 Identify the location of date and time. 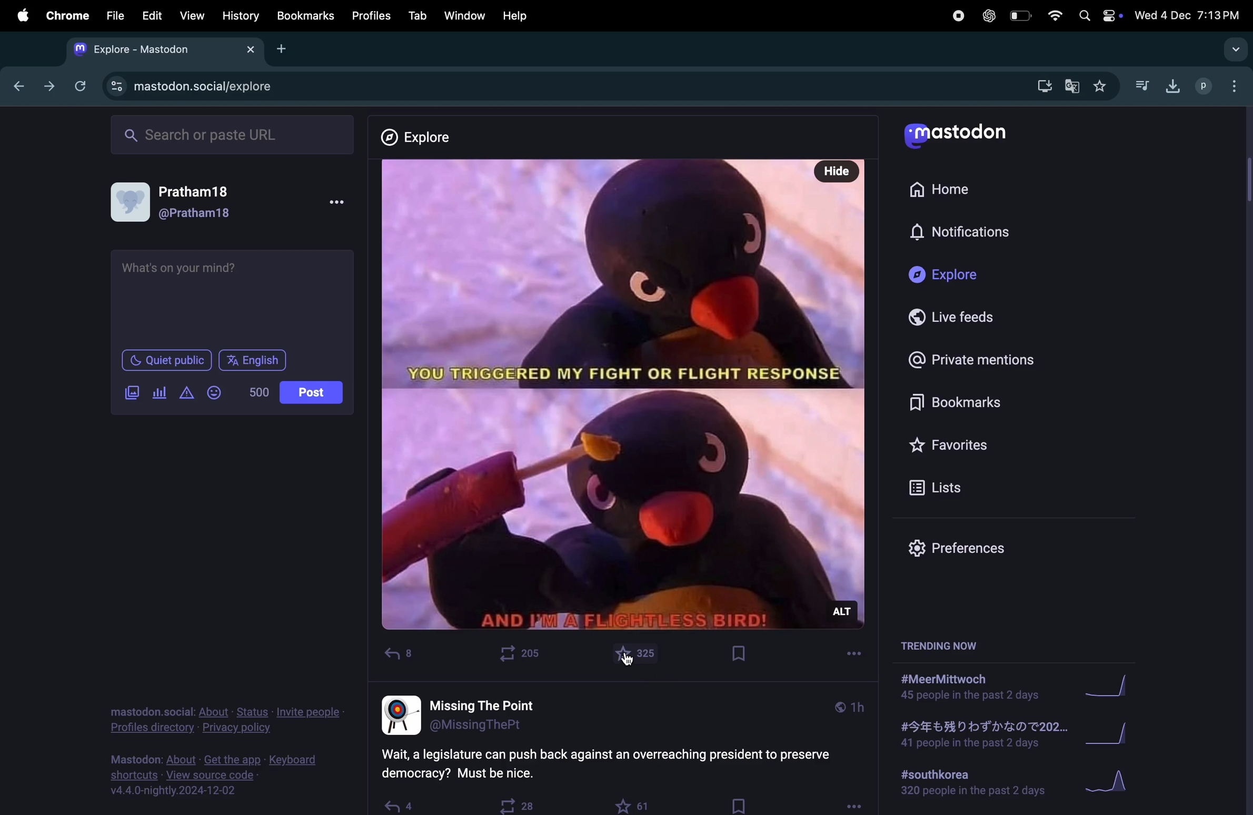
(1188, 13).